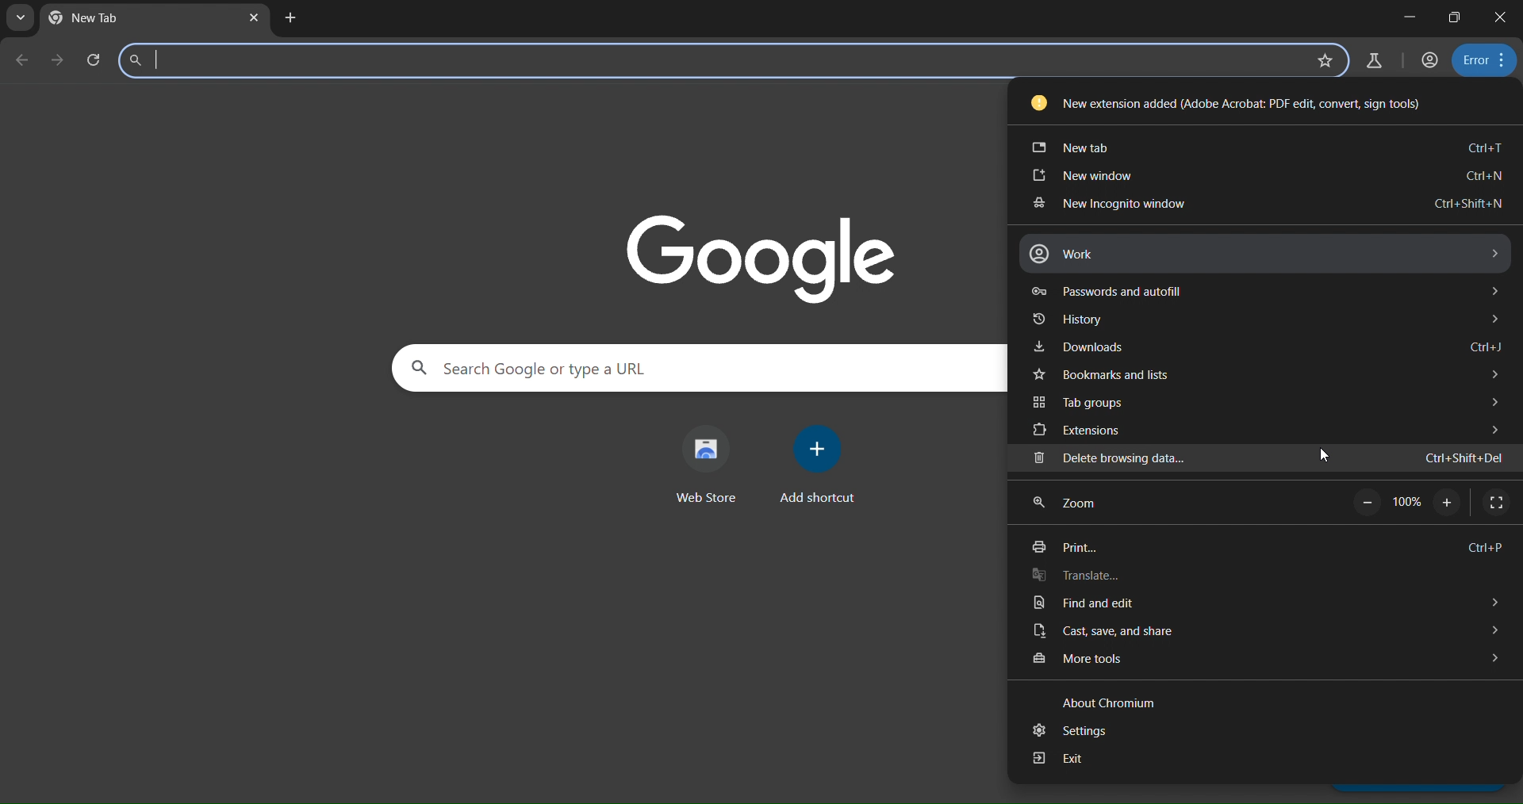  What do you see at coordinates (1375, 61) in the screenshot?
I see `search labs` at bounding box center [1375, 61].